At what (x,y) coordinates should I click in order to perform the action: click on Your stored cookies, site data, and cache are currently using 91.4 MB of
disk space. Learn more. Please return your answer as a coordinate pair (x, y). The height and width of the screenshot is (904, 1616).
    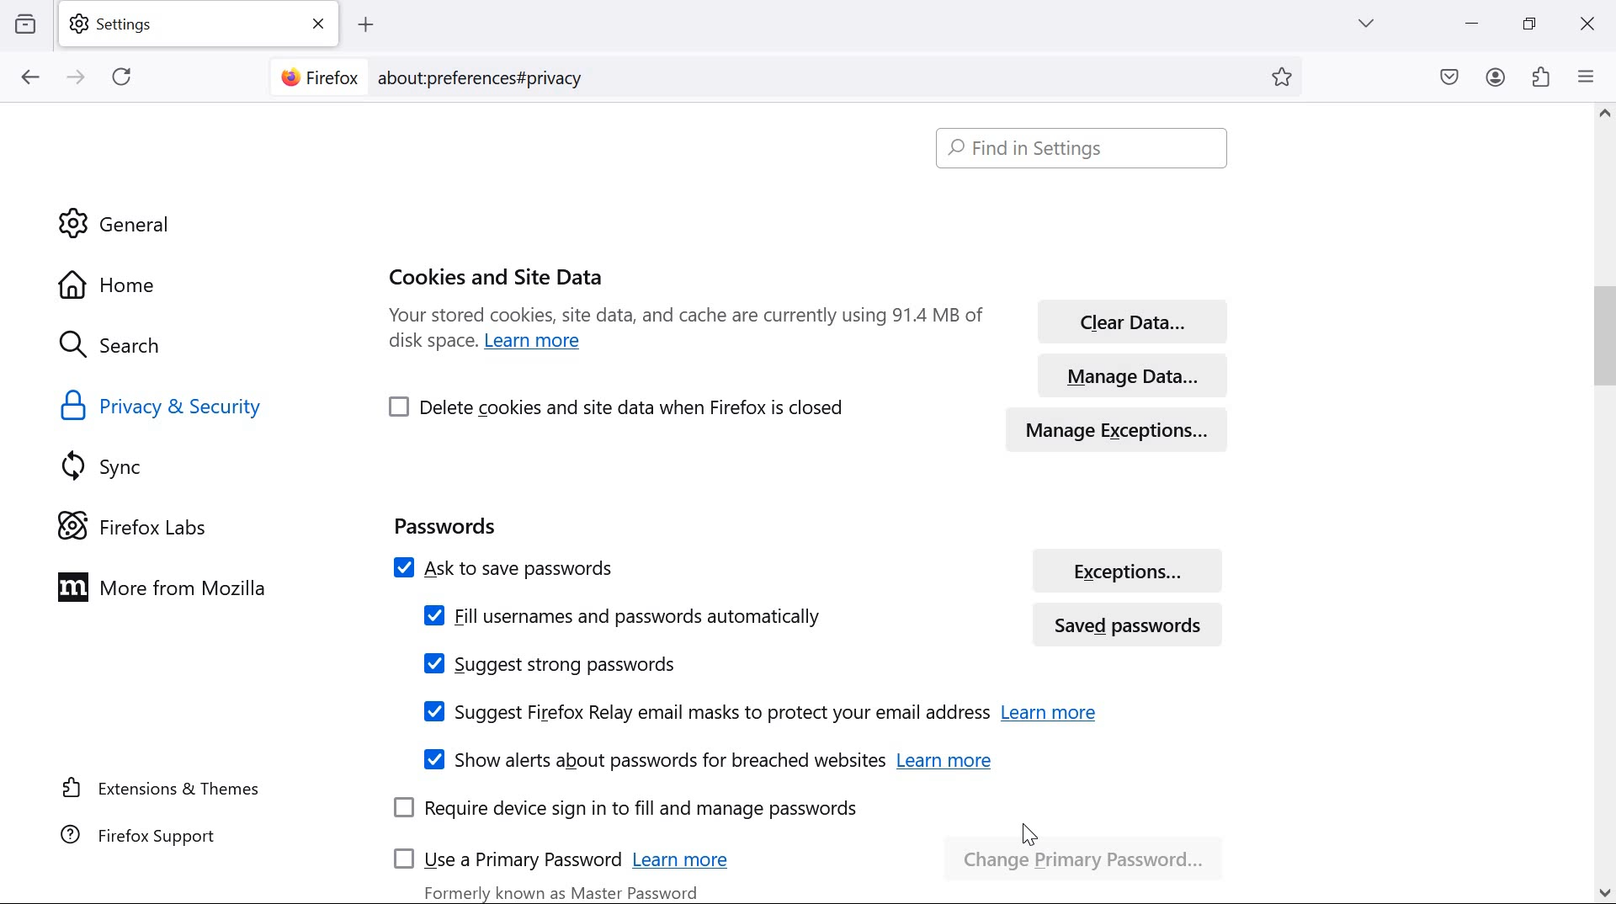
    Looking at the image, I should click on (686, 334).